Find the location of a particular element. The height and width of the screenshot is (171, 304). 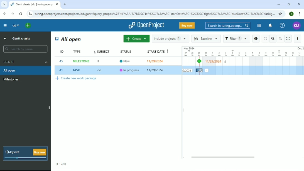

OO is located at coordinates (101, 71).